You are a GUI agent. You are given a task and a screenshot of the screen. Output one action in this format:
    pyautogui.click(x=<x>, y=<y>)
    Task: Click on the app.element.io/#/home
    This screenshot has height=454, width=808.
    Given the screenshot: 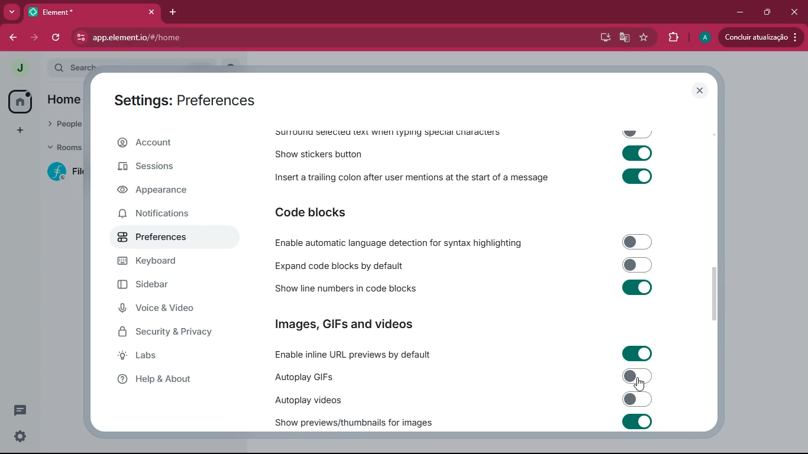 What is the action you would take?
    pyautogui.click(x=171, y=37)
    